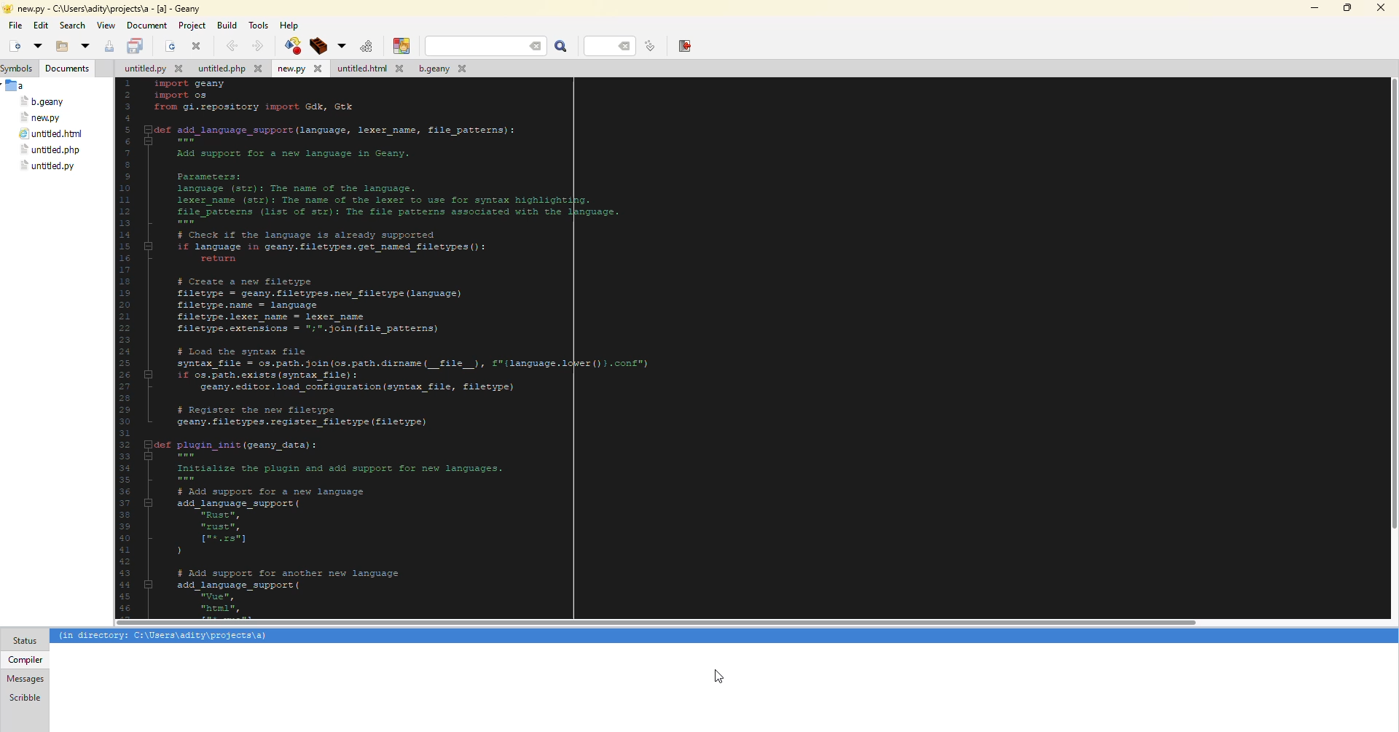  I want to click on open, so click(85, 46).